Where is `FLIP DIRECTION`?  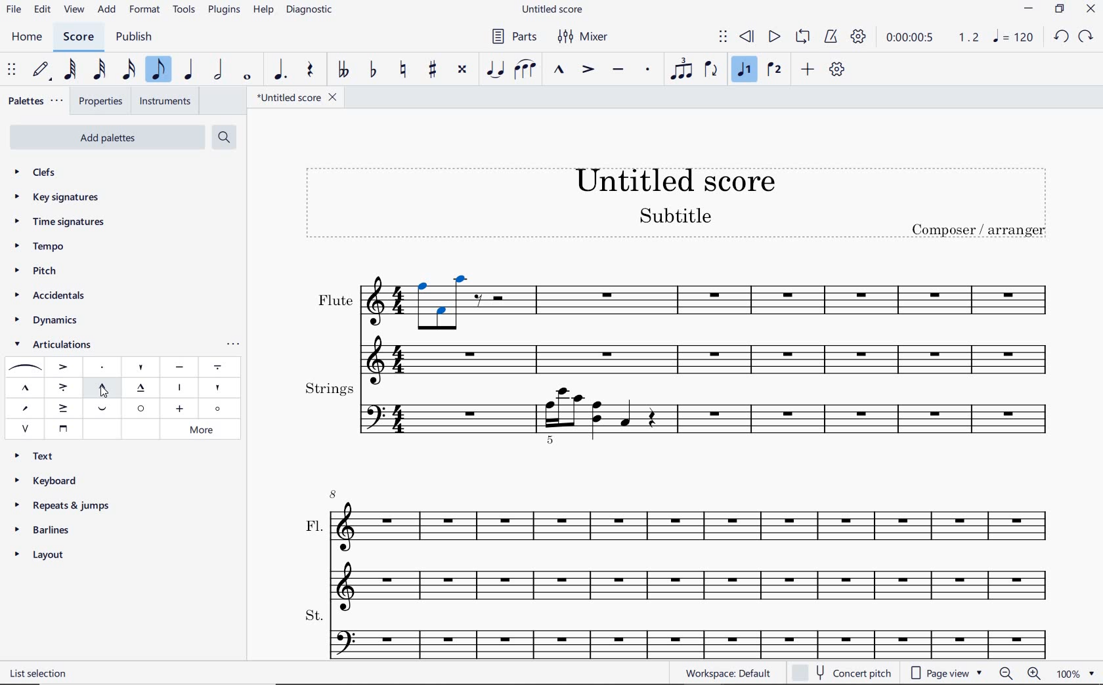 FLIP DIRECTION is located at coordinates (710, 70).